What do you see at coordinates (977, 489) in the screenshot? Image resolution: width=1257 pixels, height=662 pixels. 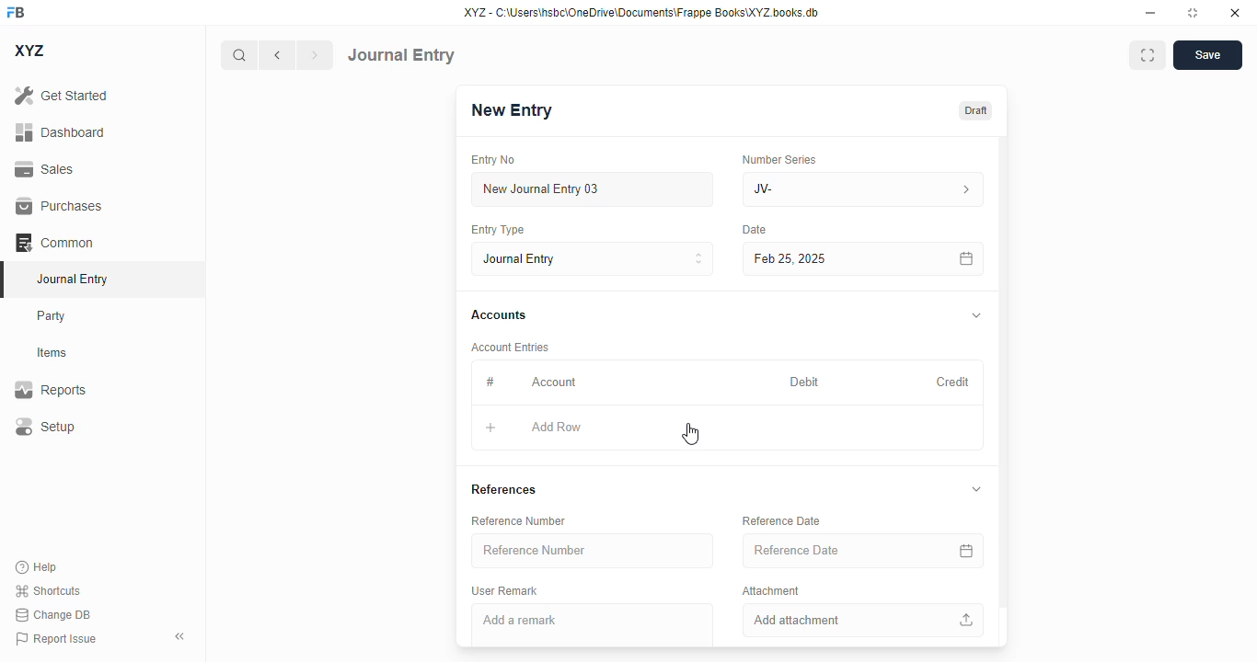 I see `toggle expand/collapse` at bounding box center [977, 489].